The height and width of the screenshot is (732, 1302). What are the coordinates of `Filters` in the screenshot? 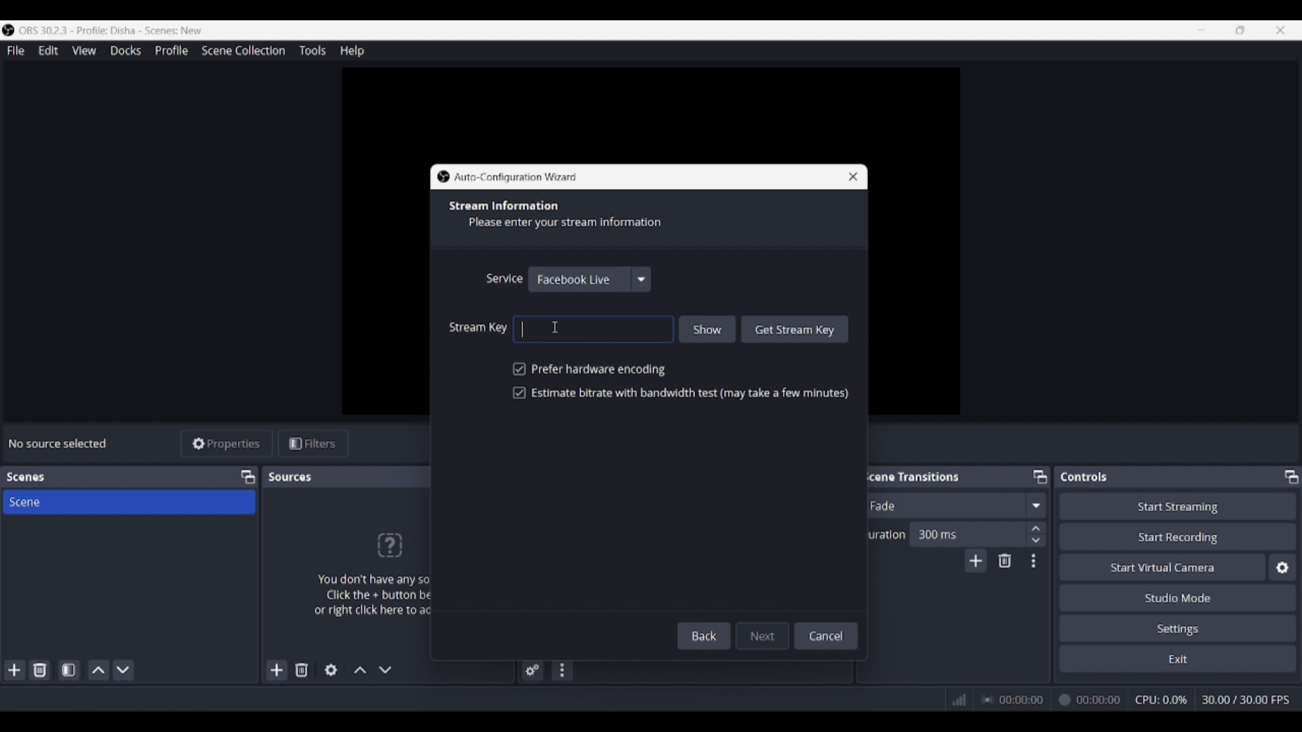 It's located at (313, 444).